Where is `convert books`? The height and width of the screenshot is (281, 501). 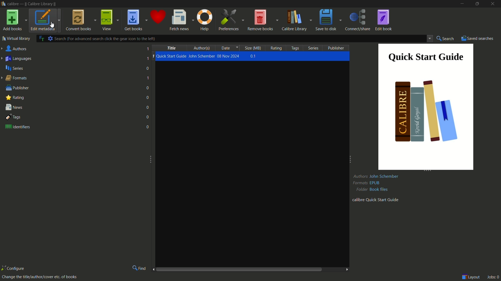 convert books is located at coordinates (82, 20).